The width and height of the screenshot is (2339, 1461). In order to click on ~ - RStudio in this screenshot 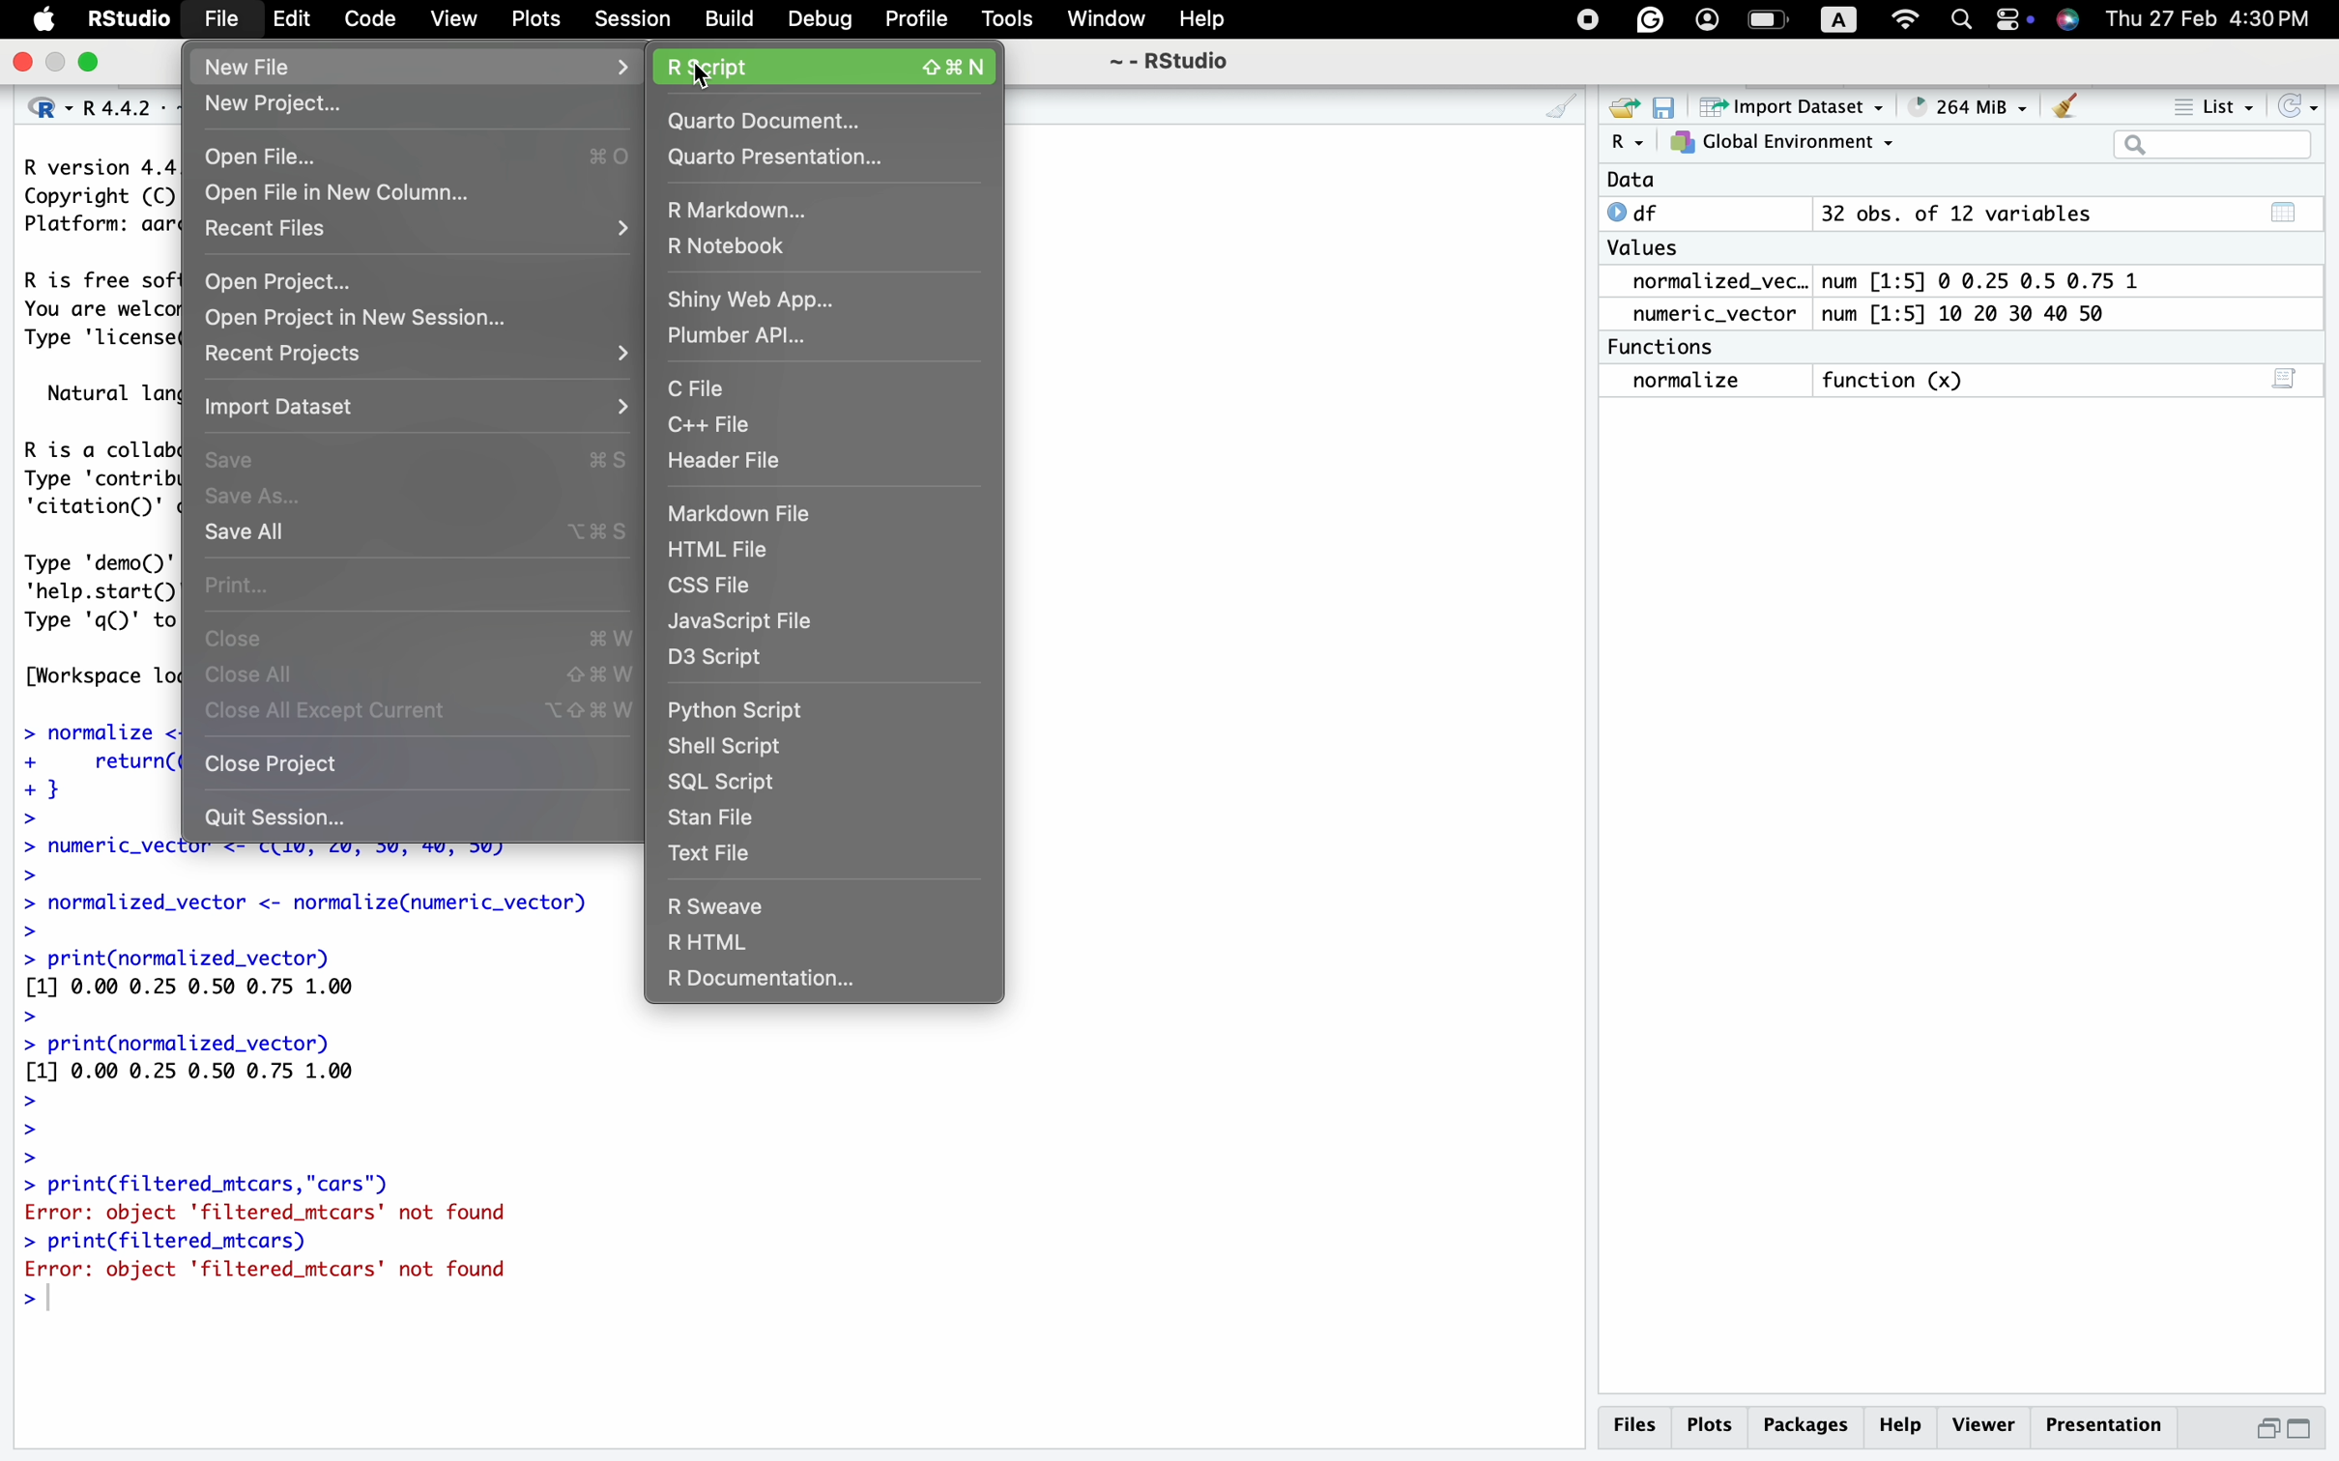, I will do `click(1179, 61)`.